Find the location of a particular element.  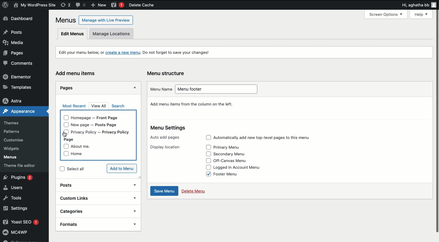

Edit menus is located at coordinates (73, 34).